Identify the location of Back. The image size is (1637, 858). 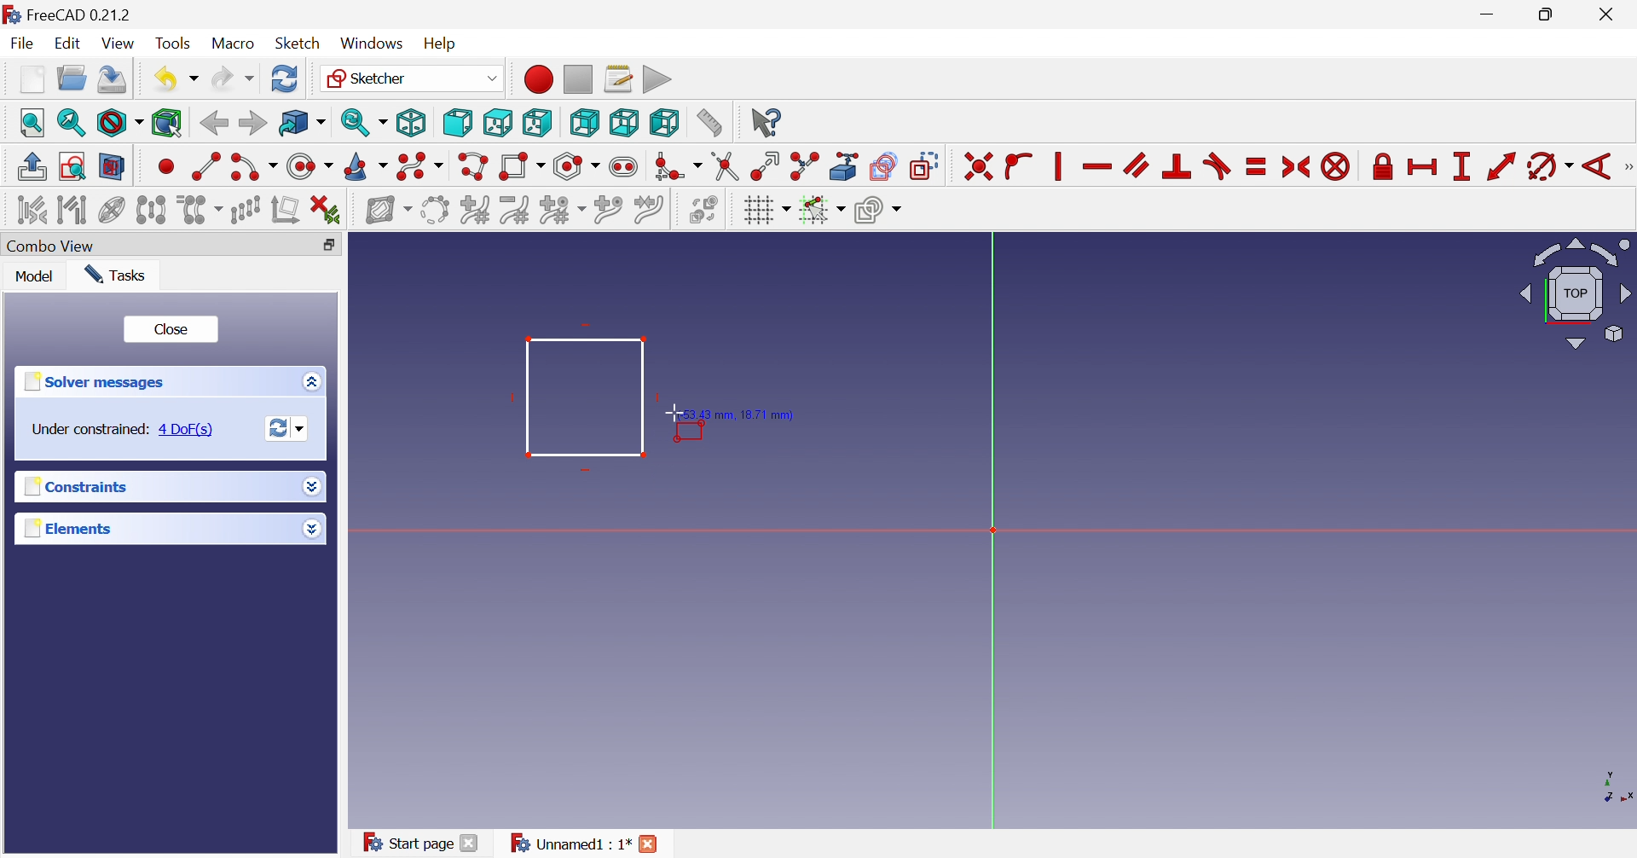
(213, 124).